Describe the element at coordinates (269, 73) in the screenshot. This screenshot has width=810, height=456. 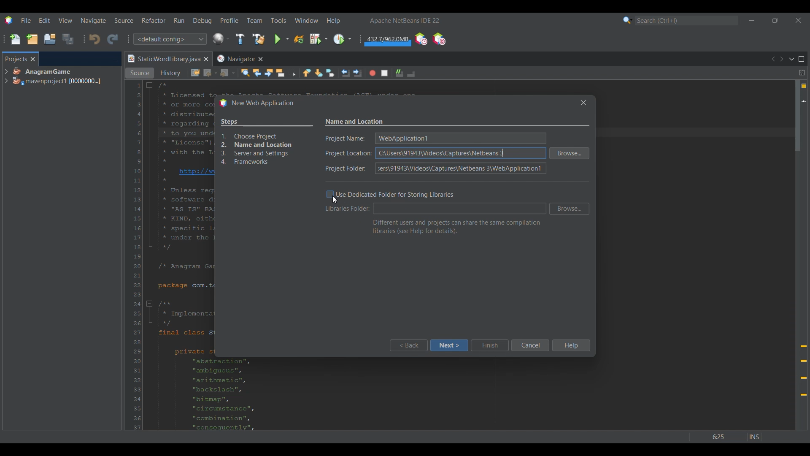
I see `Find next occurrence` at that location.